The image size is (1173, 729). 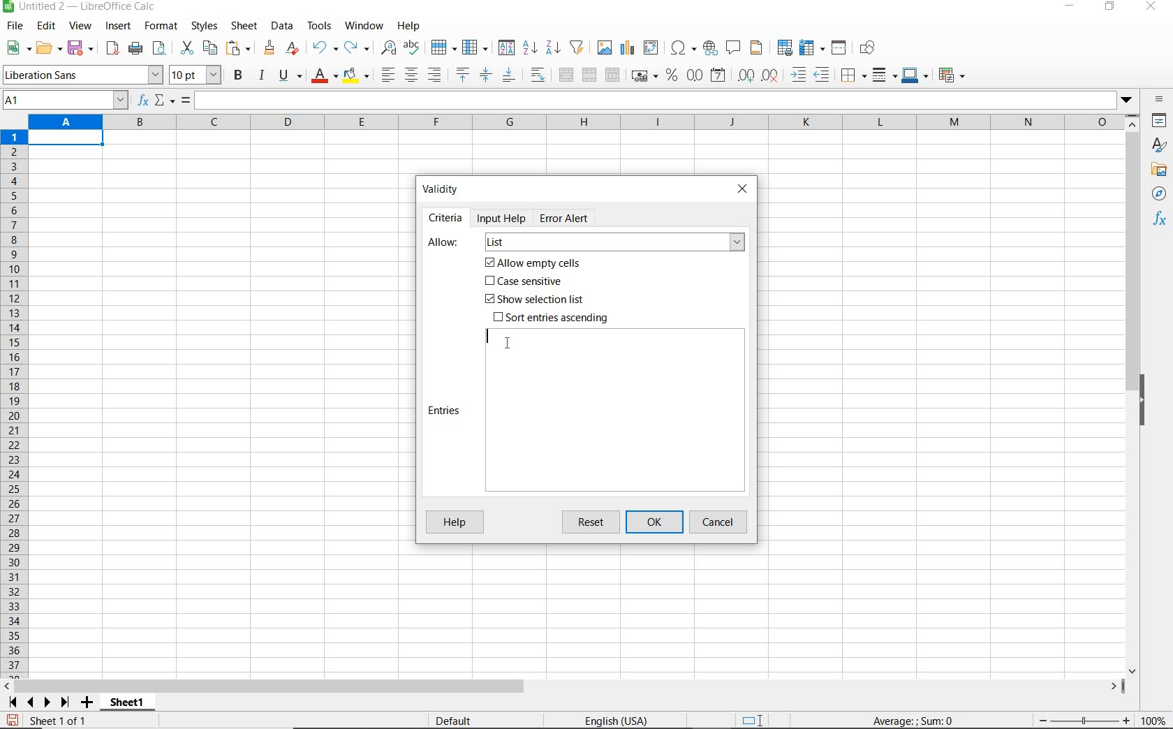 I want to click on cancel, so click(x=720, y=522).